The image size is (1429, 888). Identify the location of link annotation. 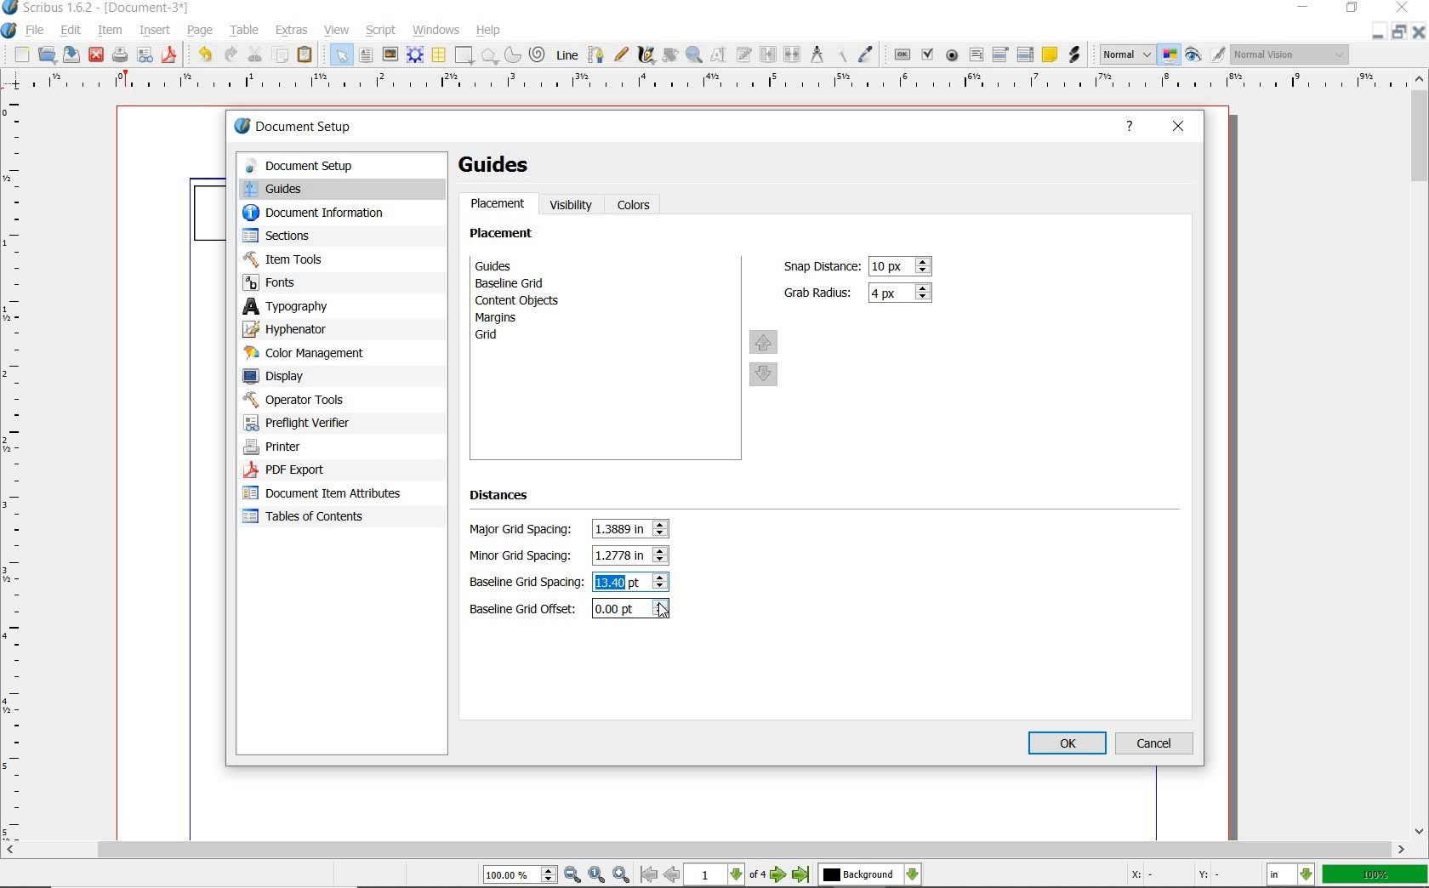
(1077, 56).